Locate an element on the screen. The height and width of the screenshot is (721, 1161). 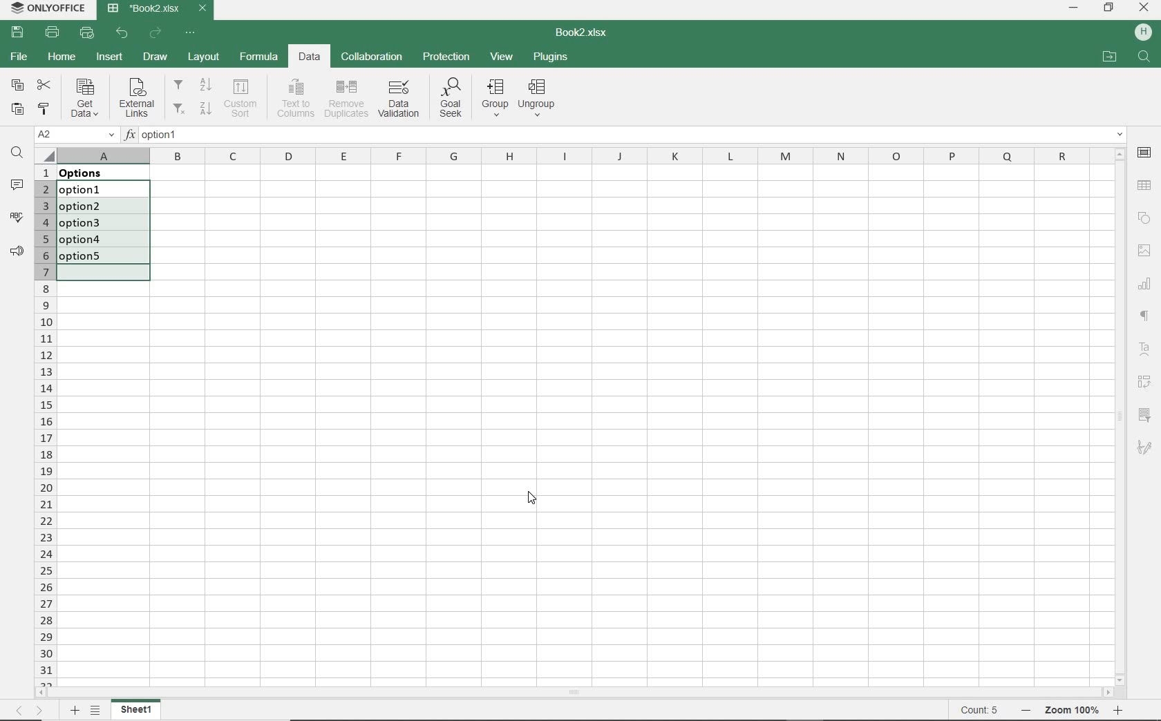
Ungroup is located at coordinates (540, 98).